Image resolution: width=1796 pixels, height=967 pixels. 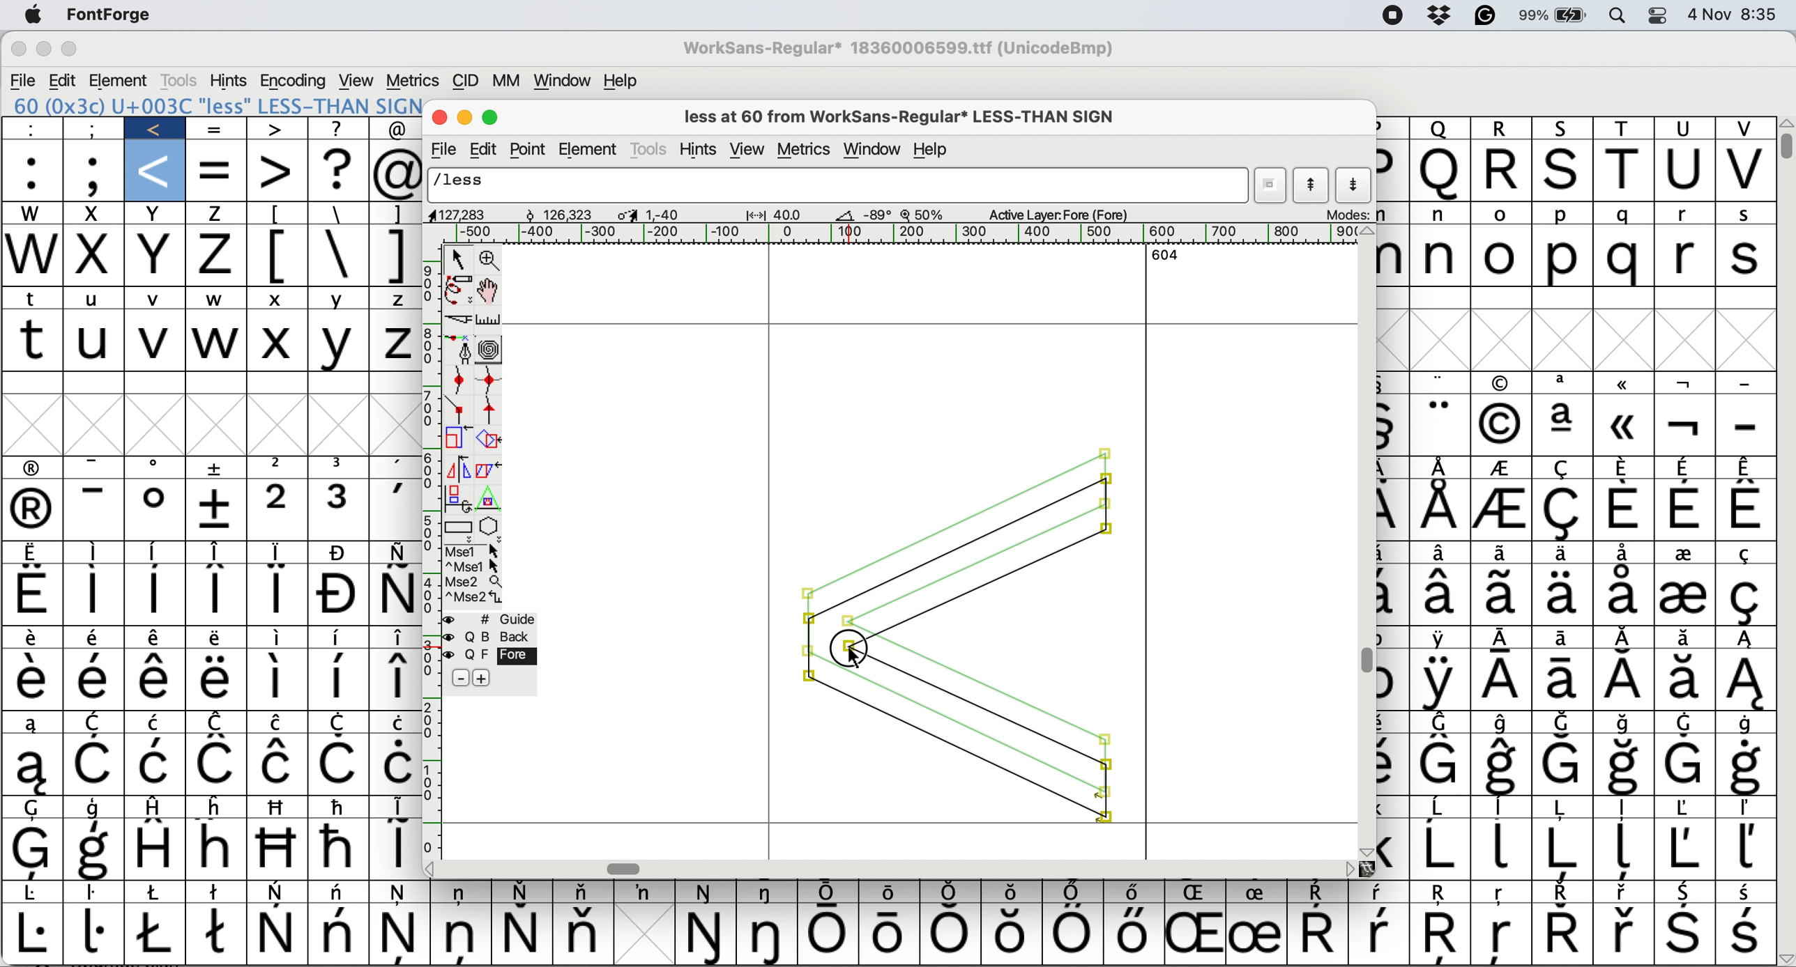 What do you see at coordinates (392, 720) in the screenshot?
I see `Symbol` at bounding box center [392, 720].